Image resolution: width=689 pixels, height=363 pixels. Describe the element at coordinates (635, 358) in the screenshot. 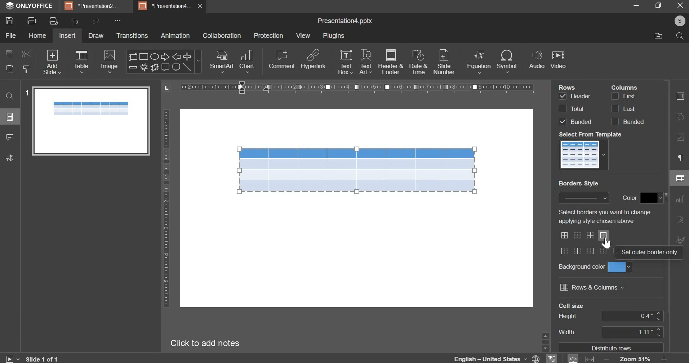

I see `zoom 51%` at that location.